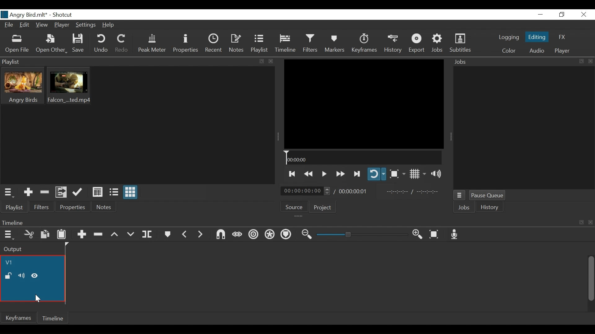 The width and height of the screenshot is (595, 334). I want to click on Properties, so click(74, 207).